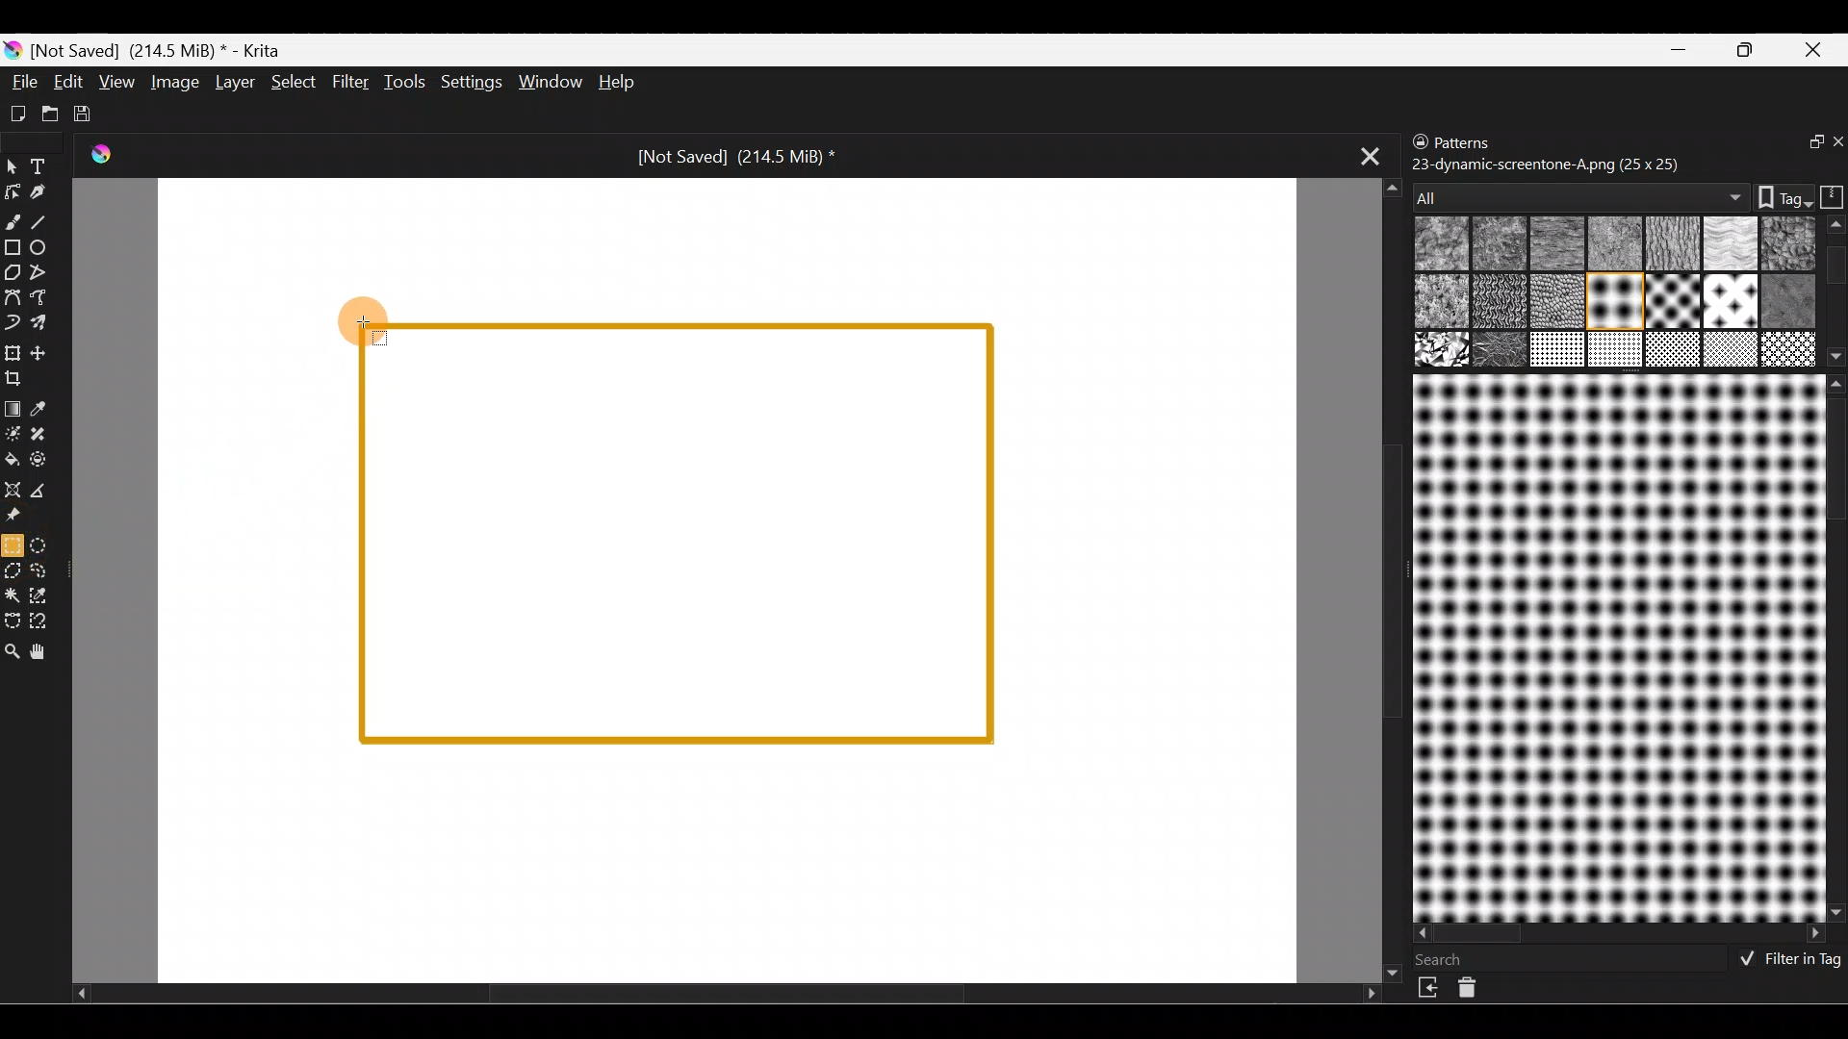 This screenshot has width=1848, height=1039. I want to click on Tools, so click(403, 84).